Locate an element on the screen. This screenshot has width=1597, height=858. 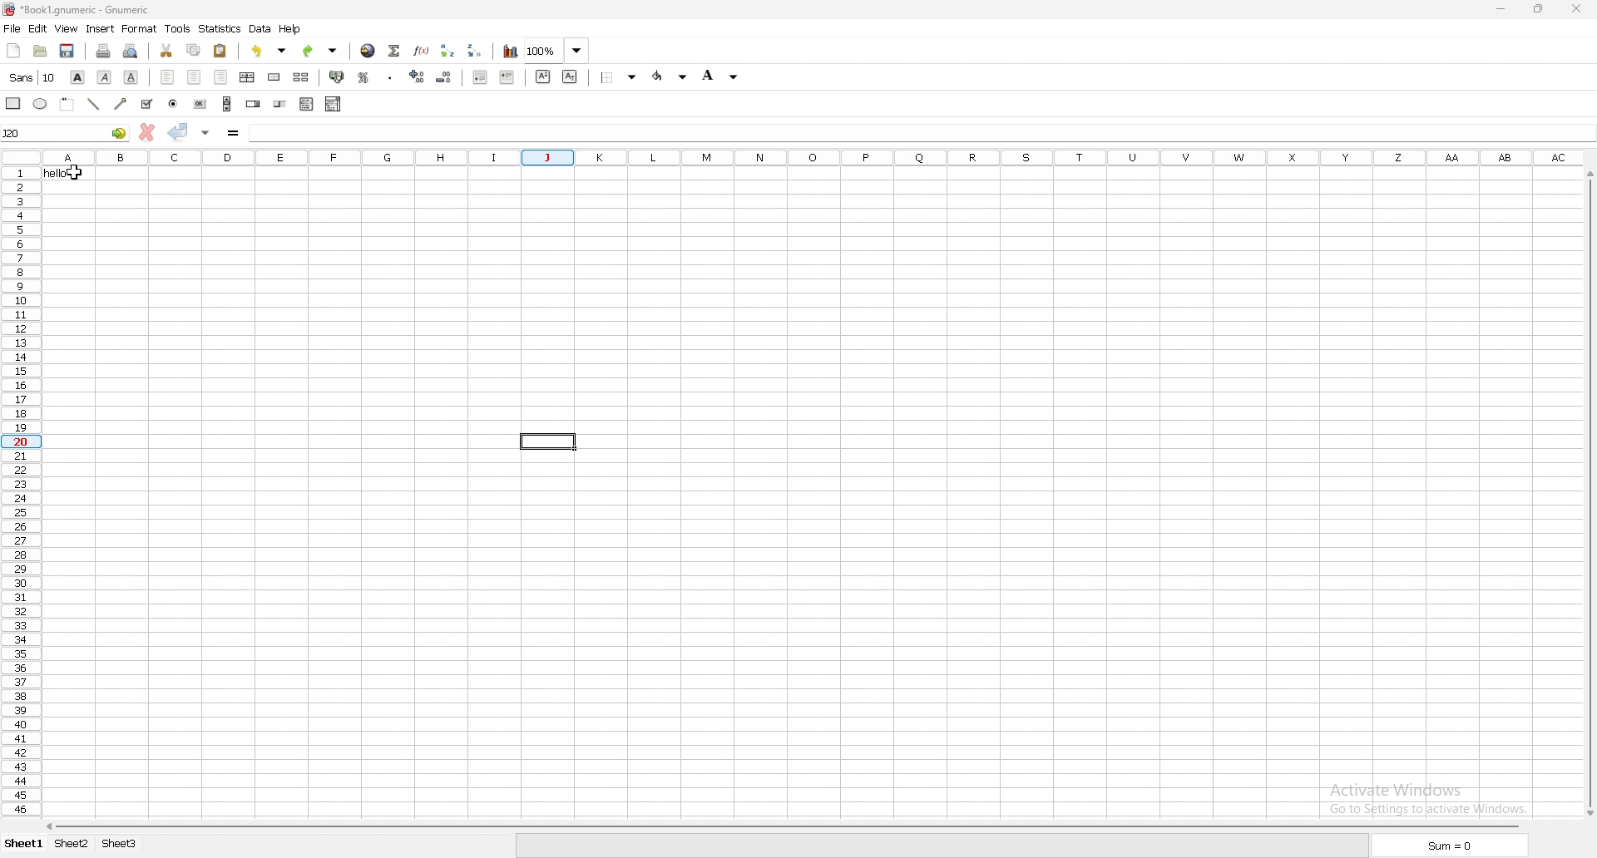
align right is located at coordinates (222, 77).